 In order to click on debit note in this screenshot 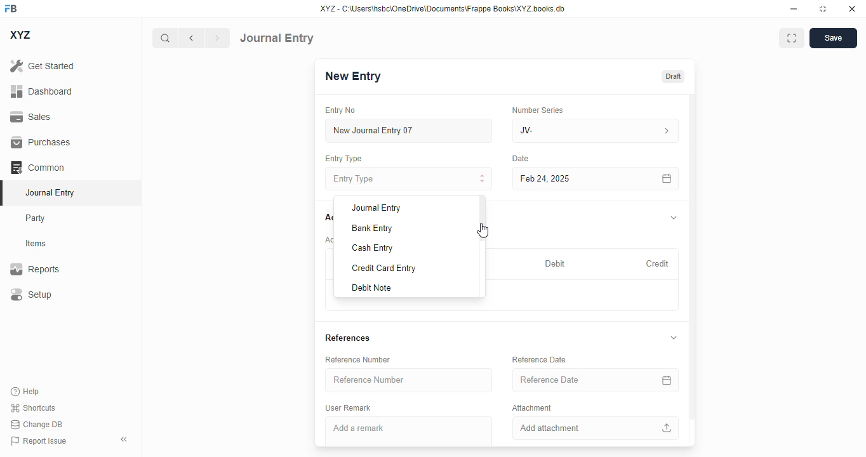, I will do `click(371, 288)`.